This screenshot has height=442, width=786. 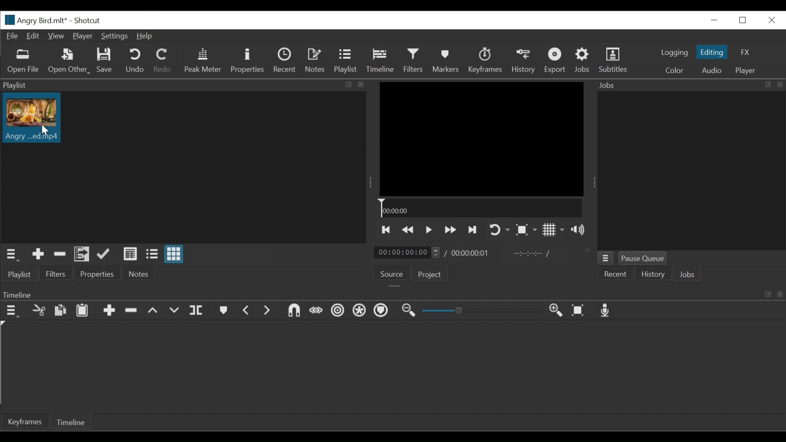 I want to click on Ripple Markers, so click(x=383, y=311).